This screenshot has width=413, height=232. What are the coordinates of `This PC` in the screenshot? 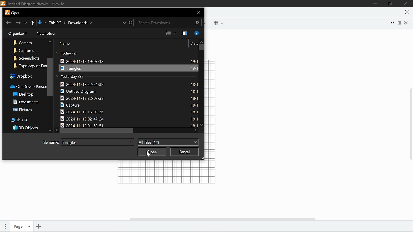 It's located at (20, 120).